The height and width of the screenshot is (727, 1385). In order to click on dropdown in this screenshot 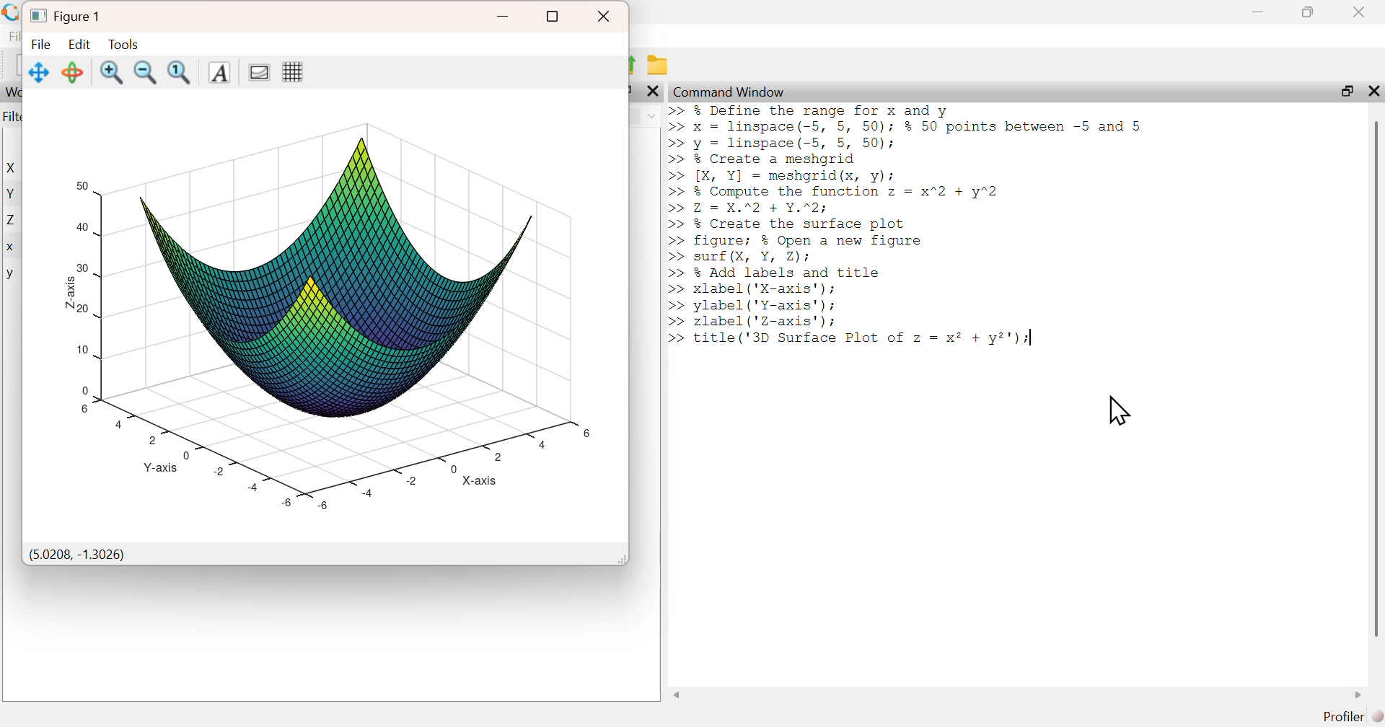, I will do `click(651, 116)`.